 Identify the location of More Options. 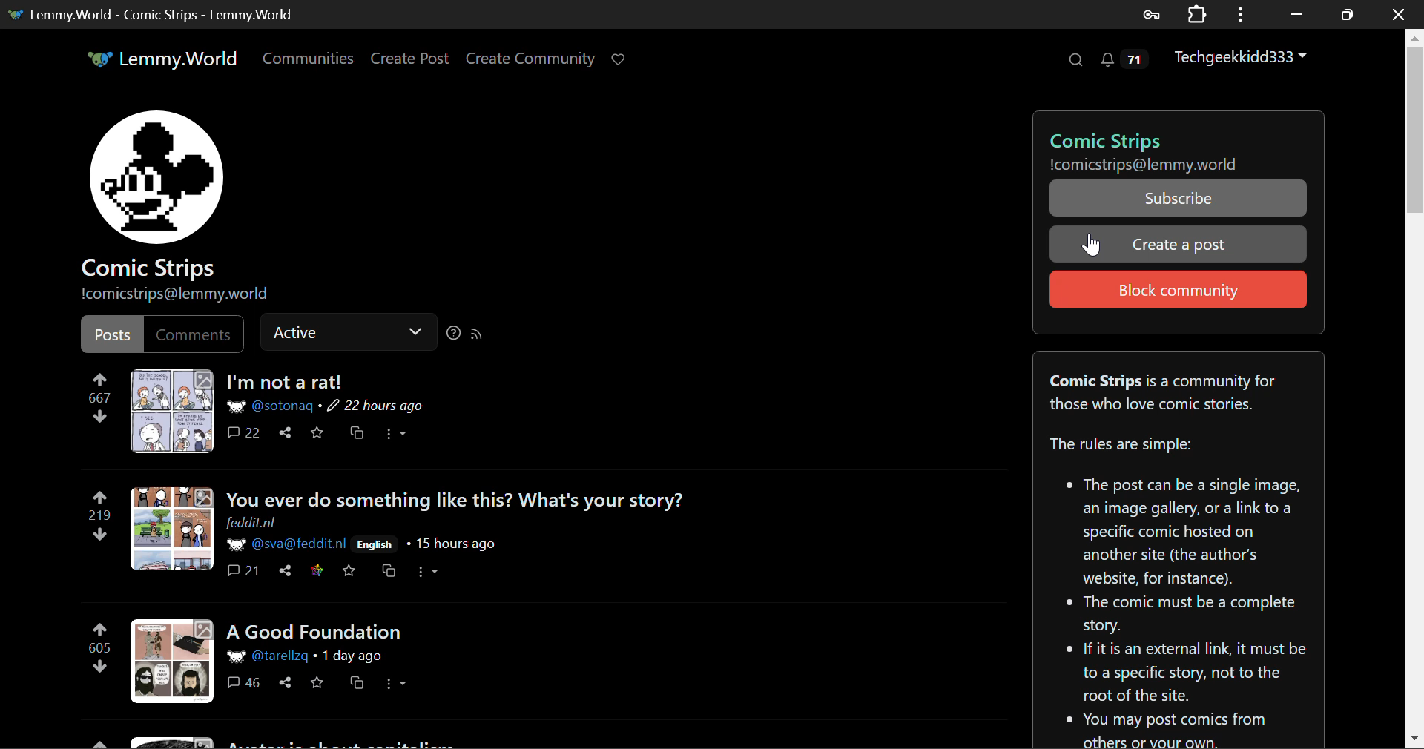
(431, 570).